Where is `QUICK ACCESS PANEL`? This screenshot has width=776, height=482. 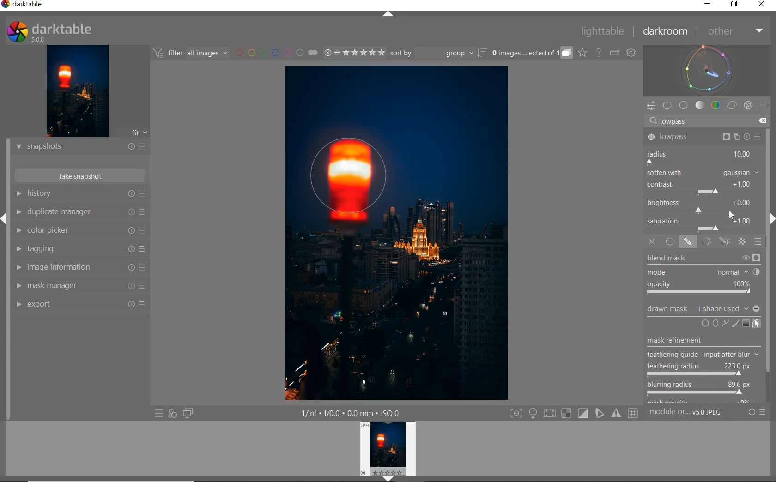 QUICK ACCESS PANEL is located at coordinates (651, 104).